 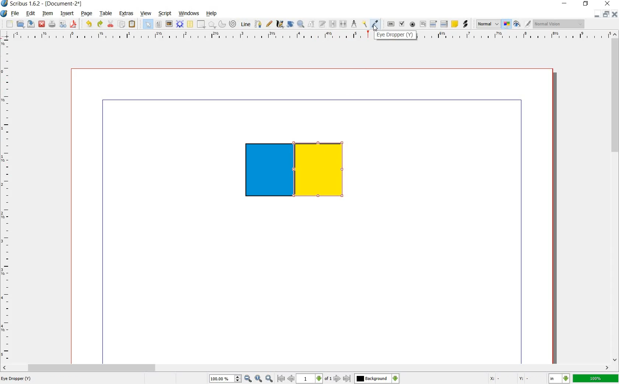 I want to click on save as a pdf, so click(x=73, y=24).